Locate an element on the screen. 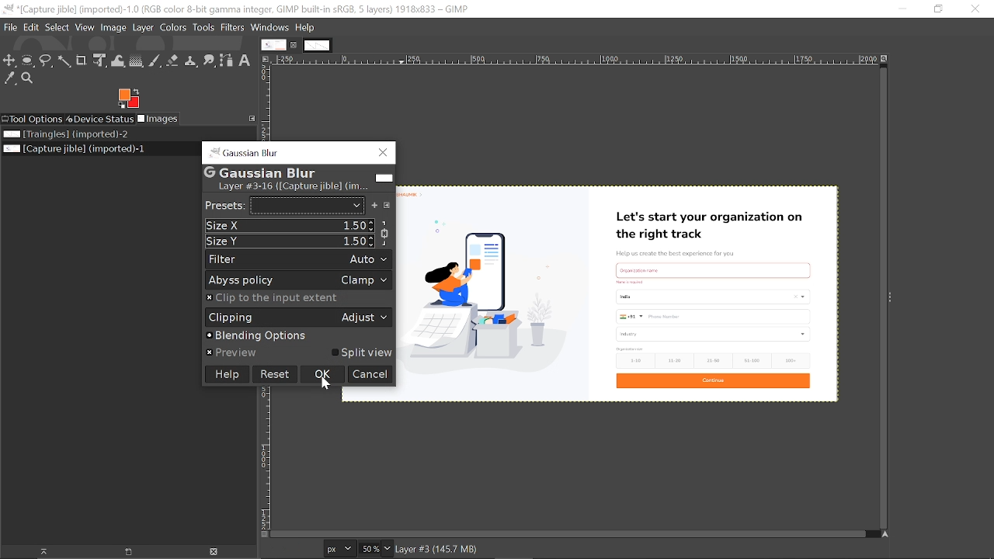 Image resolution: width=994 pixels, height=559 pixels. Text is located at coordinates (224, 204).